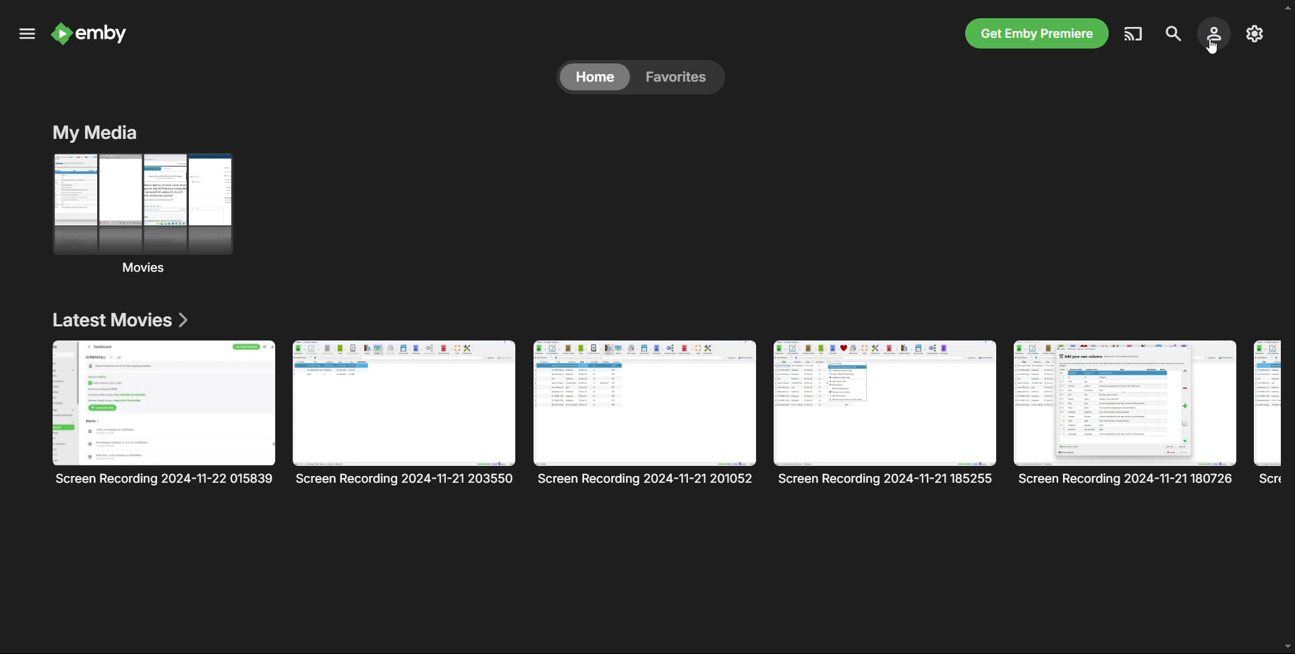 Image resolution: width=1295 pixels, height=654 pixels. Describe the element at coordinates (1287, 645) in the screenshot. I see `scroll down` at that location.